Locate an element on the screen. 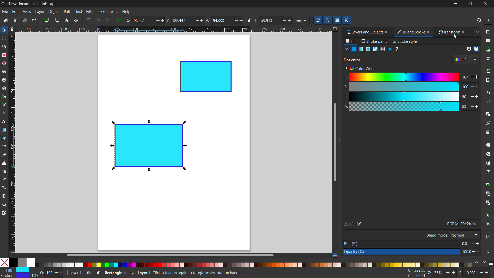  shape builder tool is located at coordinates (3, 46).